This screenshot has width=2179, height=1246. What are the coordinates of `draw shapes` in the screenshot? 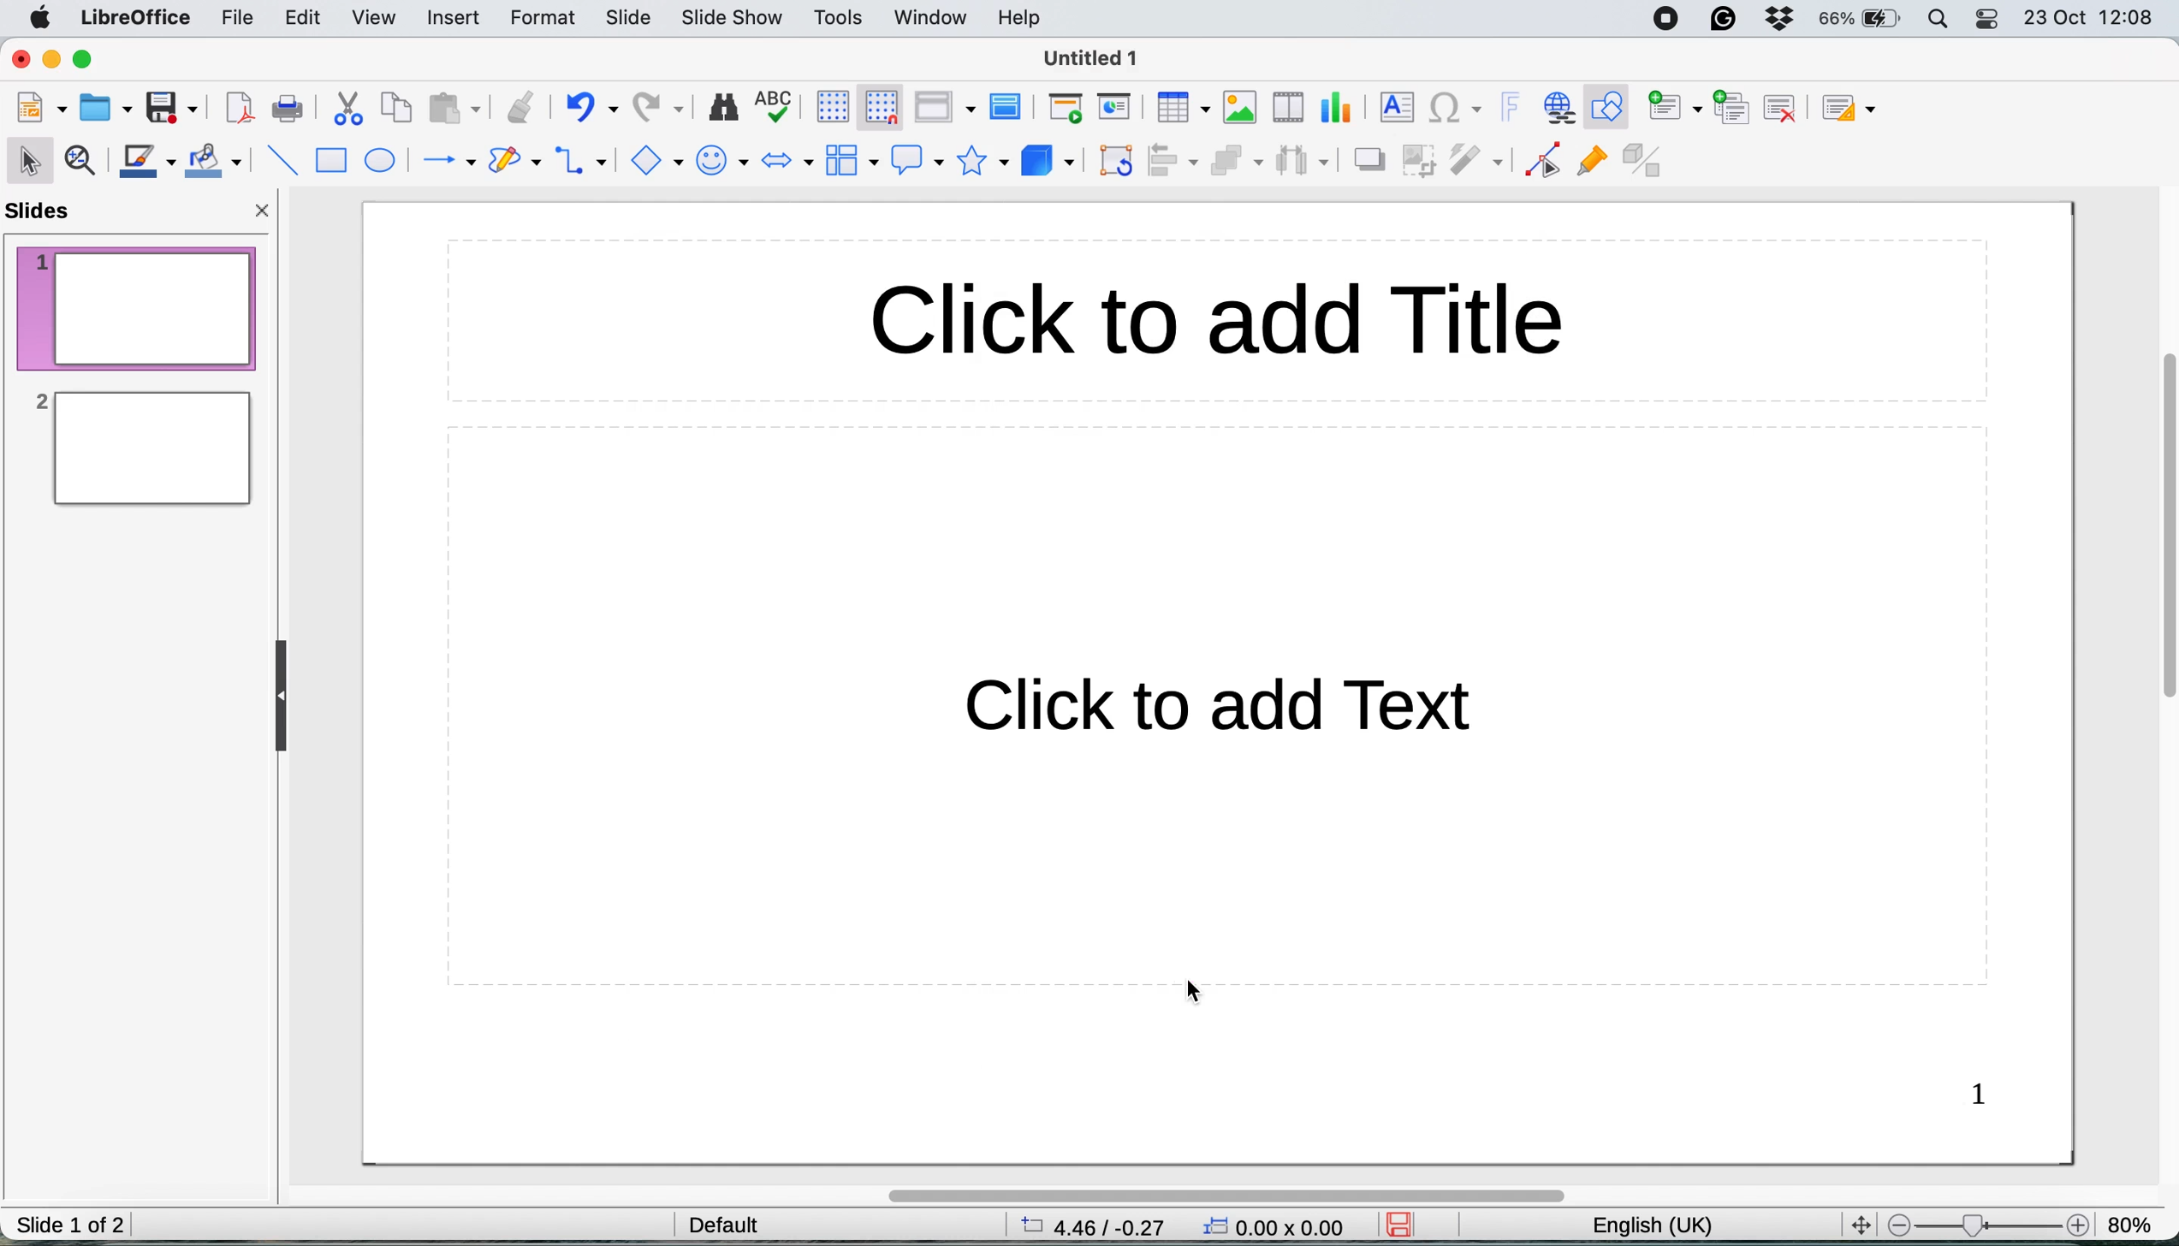 It's located at (514, 162).